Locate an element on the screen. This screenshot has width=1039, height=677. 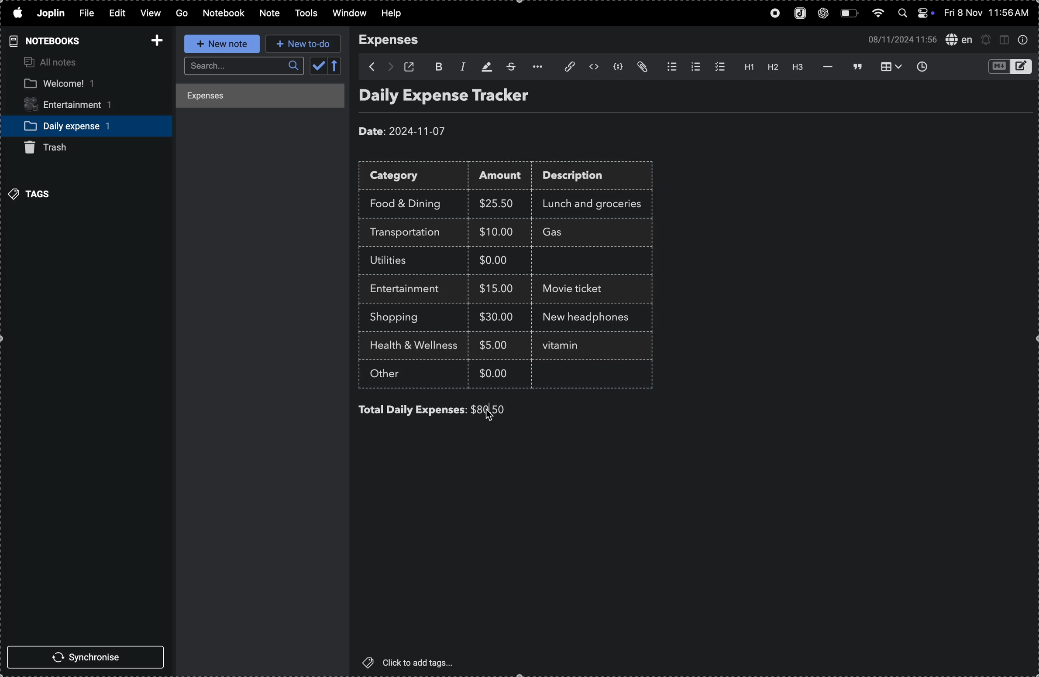
joplin is located at coordinates (798, 14).